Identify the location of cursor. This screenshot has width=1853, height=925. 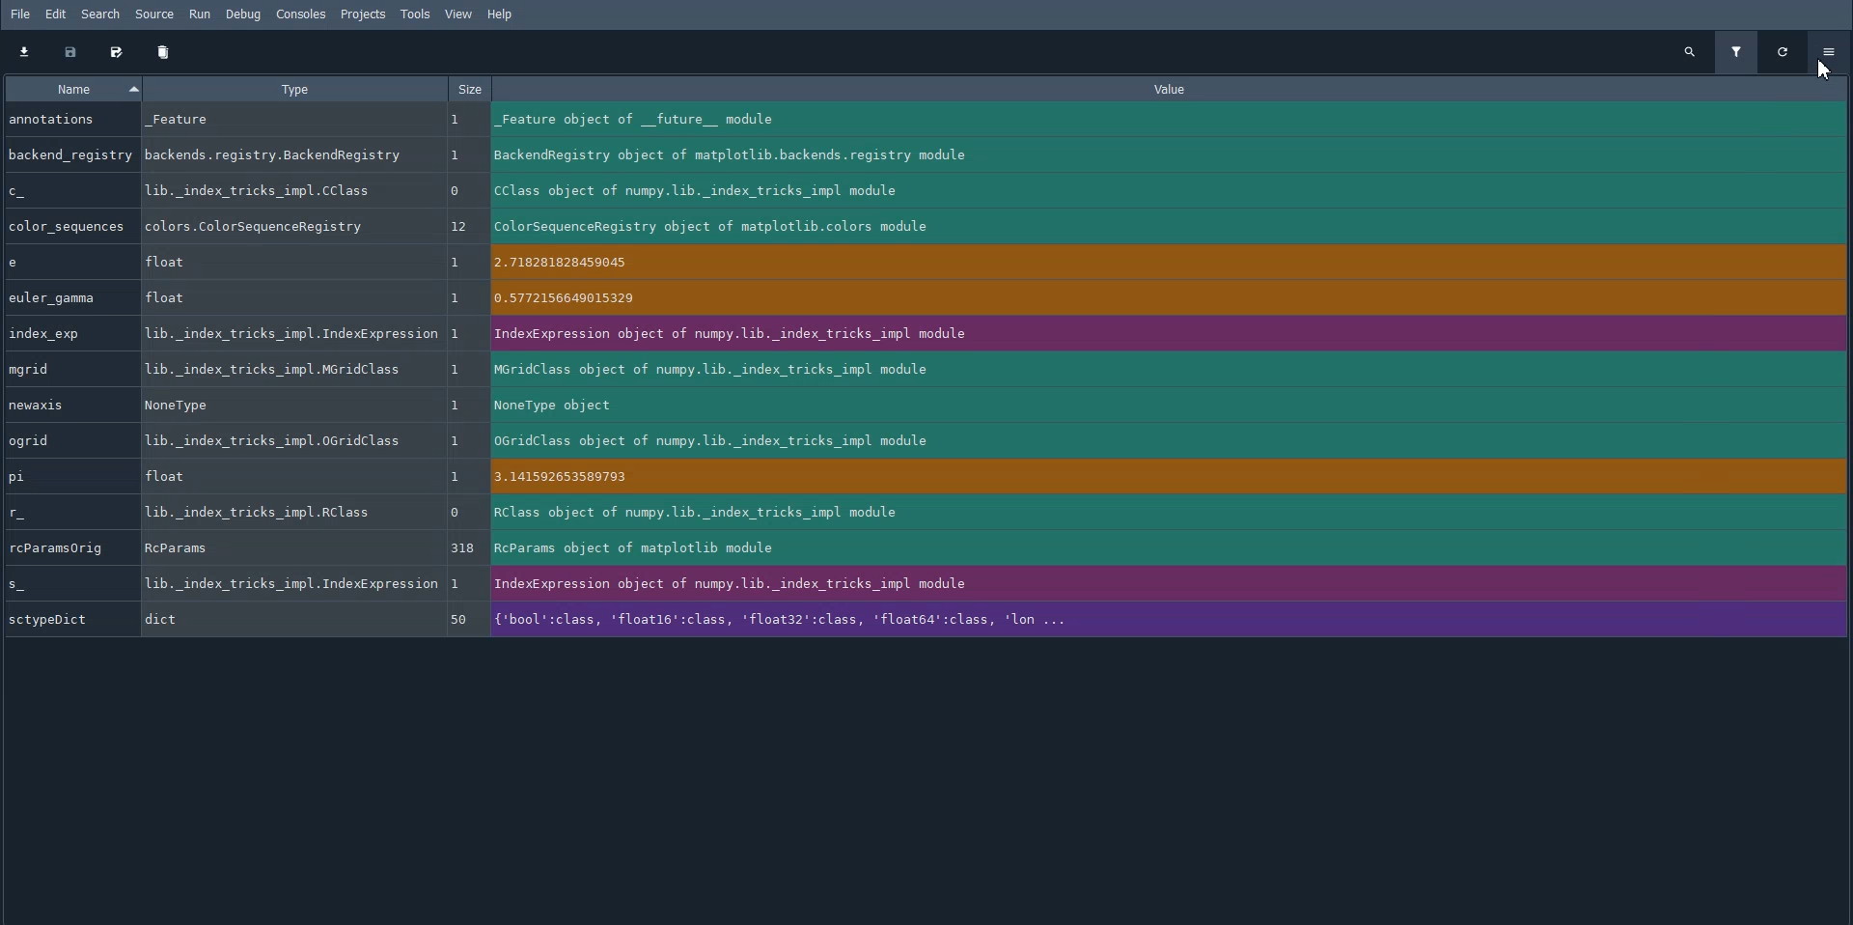
(1825, 68).